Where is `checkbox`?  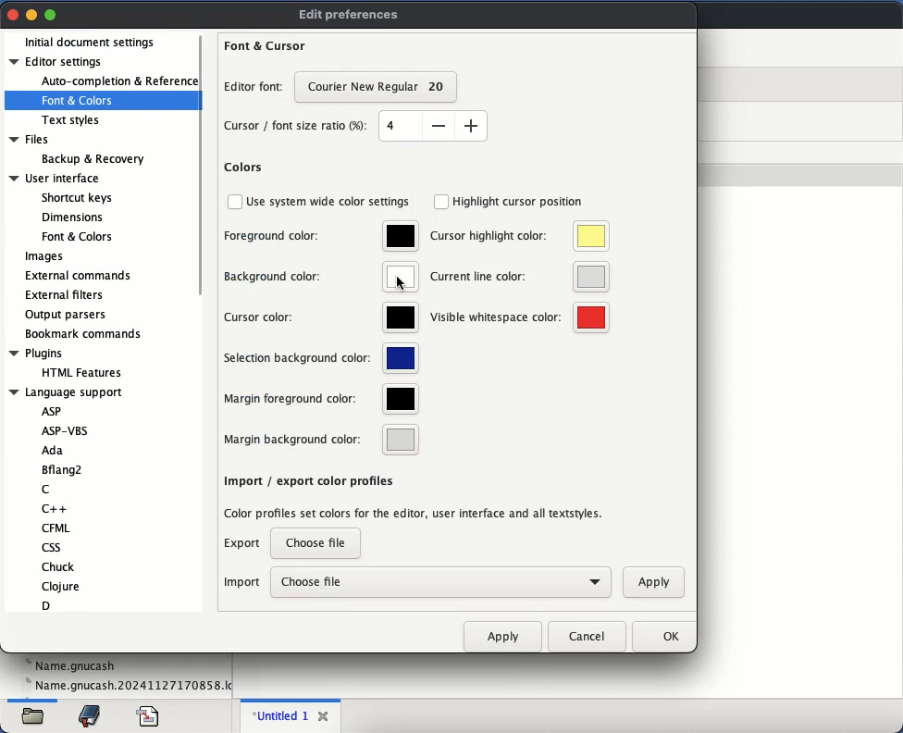
checkbox is located at coordinates (441, 202).